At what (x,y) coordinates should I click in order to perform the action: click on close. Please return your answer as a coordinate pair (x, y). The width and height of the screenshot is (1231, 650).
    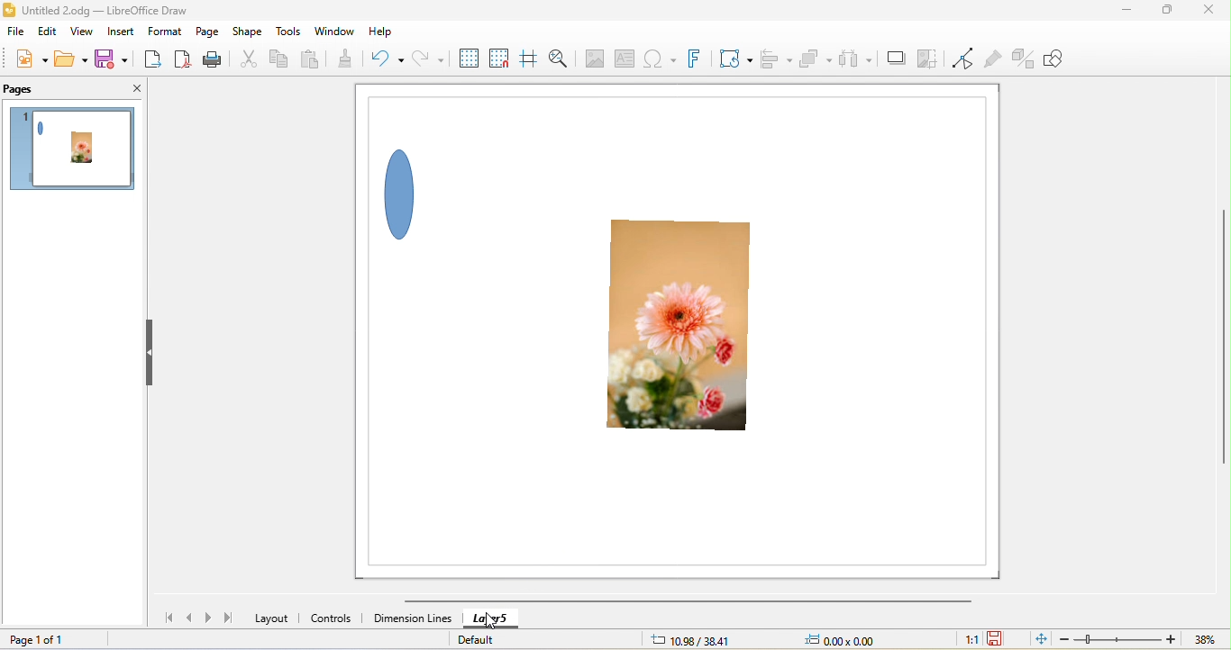
    Looking at the image, I should click on (134, 89).